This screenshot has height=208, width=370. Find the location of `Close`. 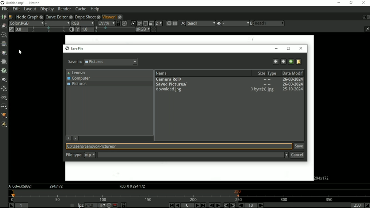

Close is located at coordinates (368, 17).